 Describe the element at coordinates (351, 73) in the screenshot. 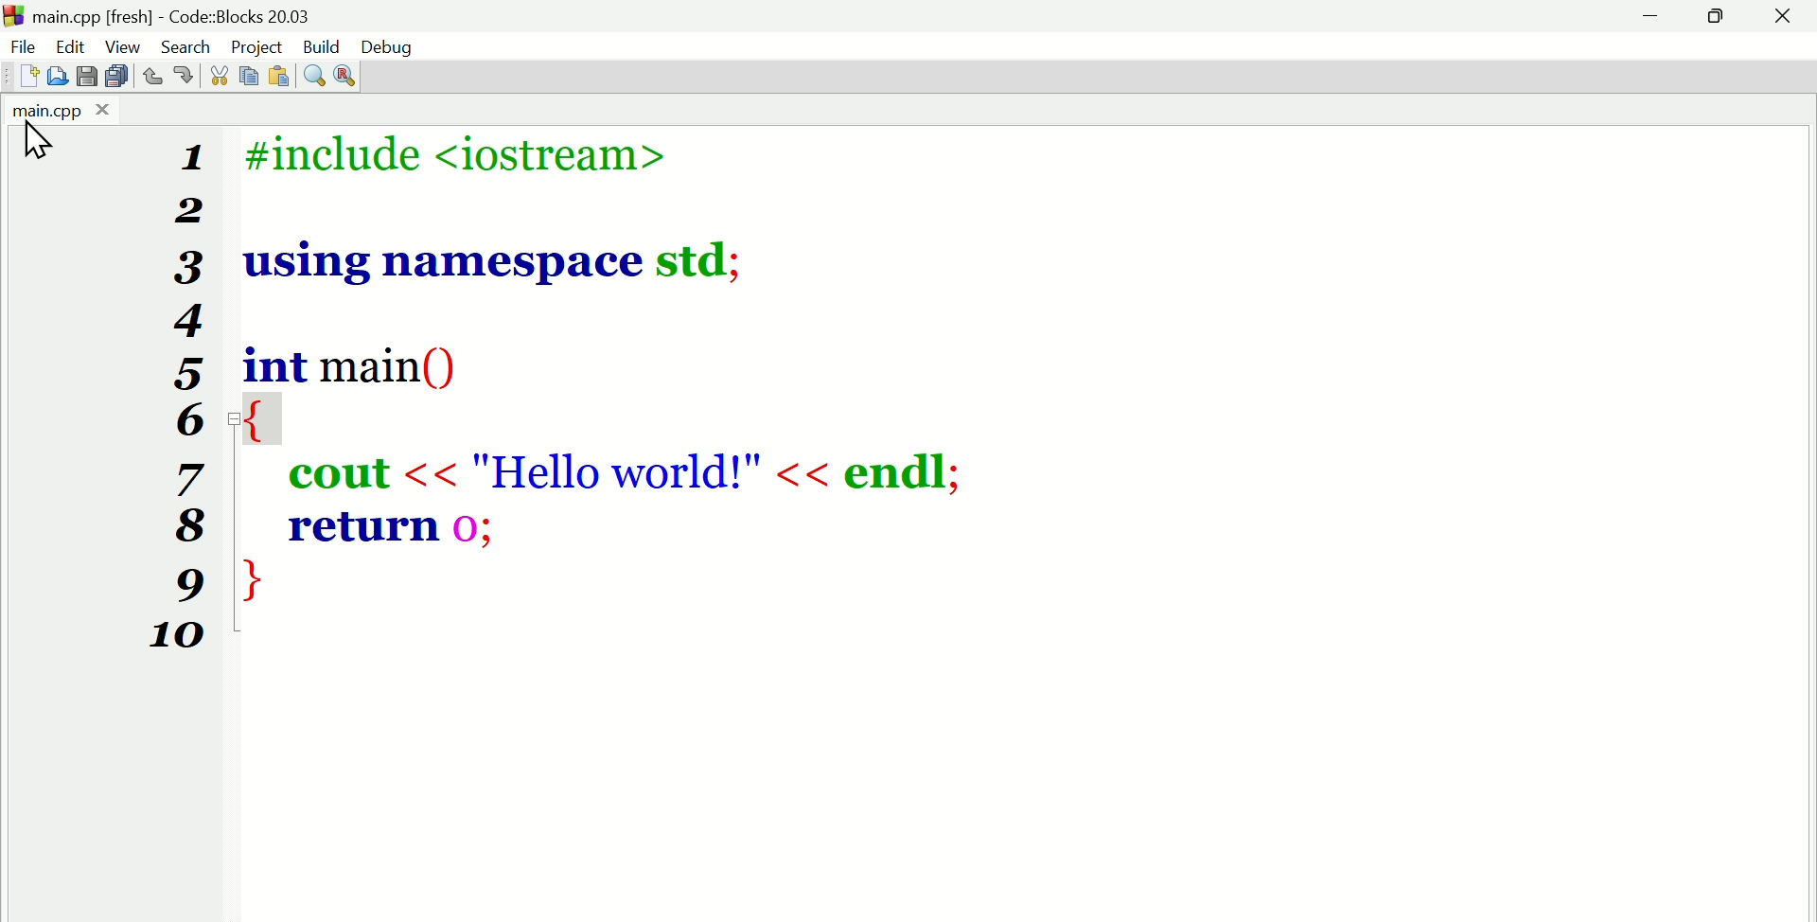

I see `Replace` at that location.